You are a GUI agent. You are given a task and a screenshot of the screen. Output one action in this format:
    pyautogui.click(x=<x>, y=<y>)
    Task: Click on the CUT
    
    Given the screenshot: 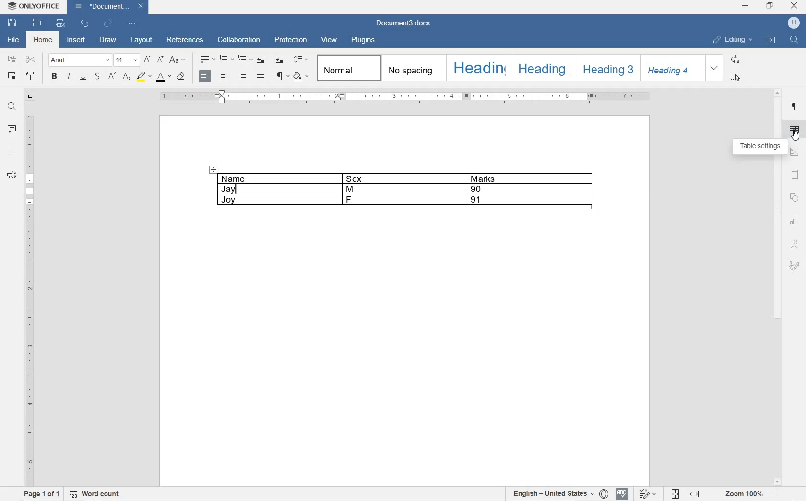 What is the action you would take?
    pyautogui.click(x=32, y=59)
    